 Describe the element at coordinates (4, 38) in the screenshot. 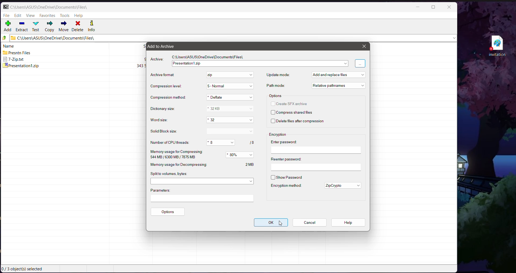

I see `Move Up one level` at that location.